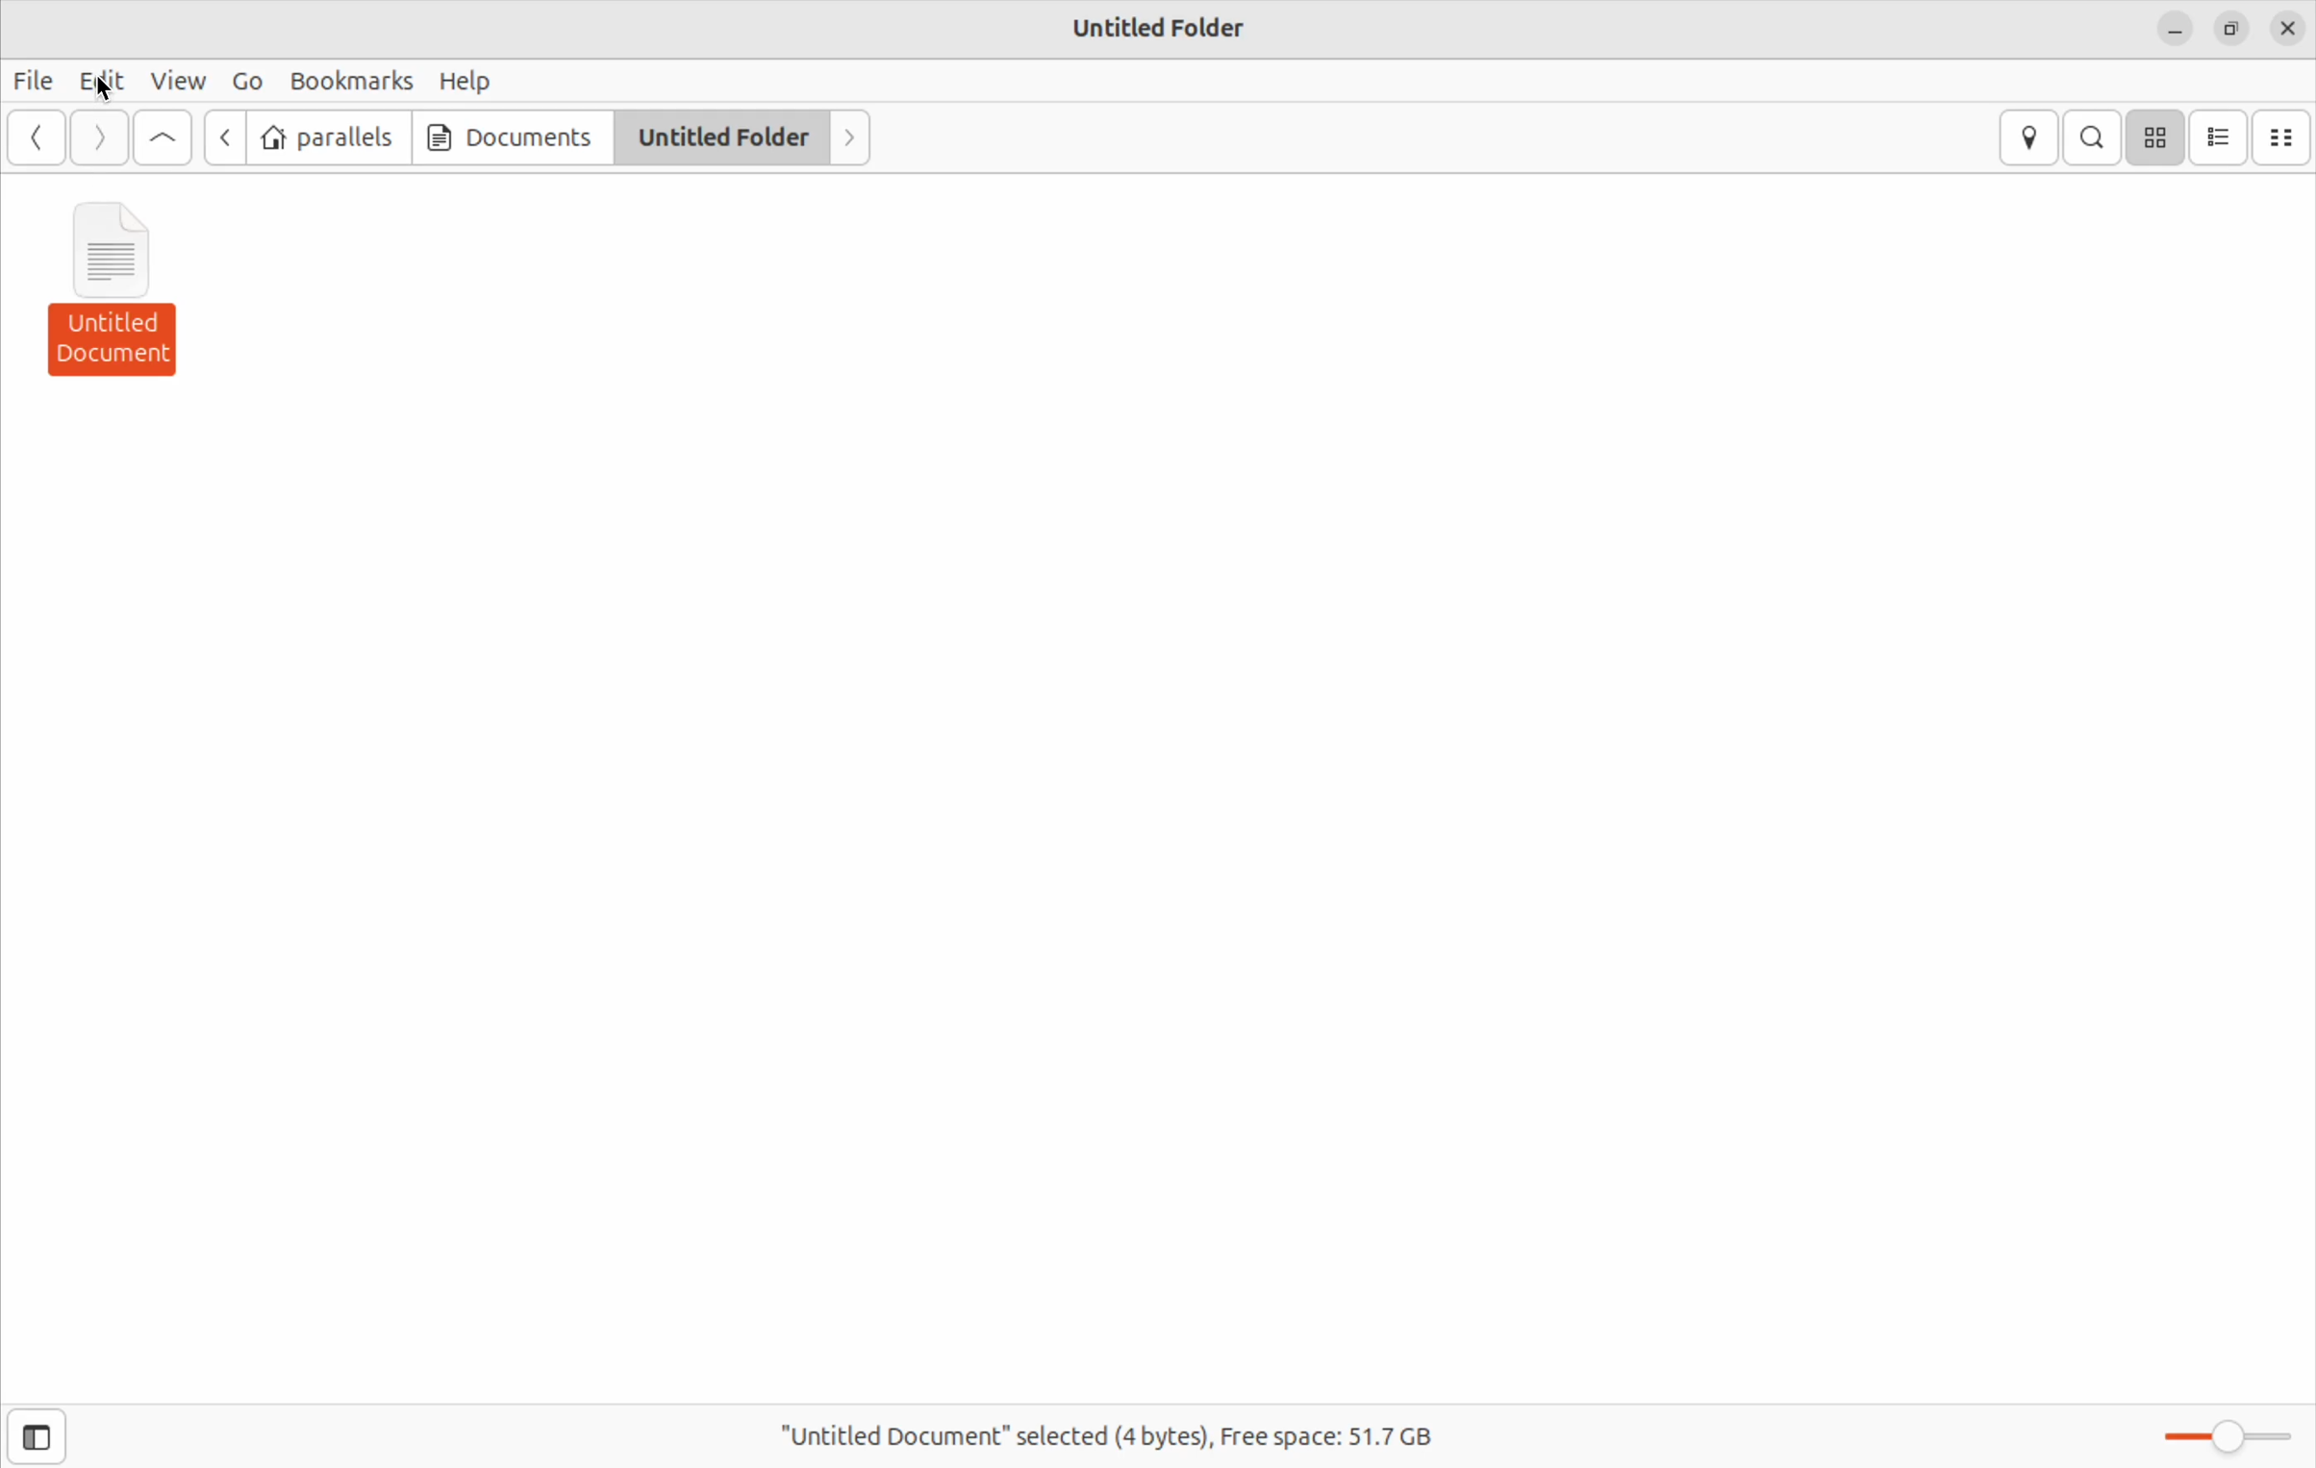 Image resolution: width=2316 pixels, height=1468 pixels. I want to click on Bookmarks, so click(349, 78).